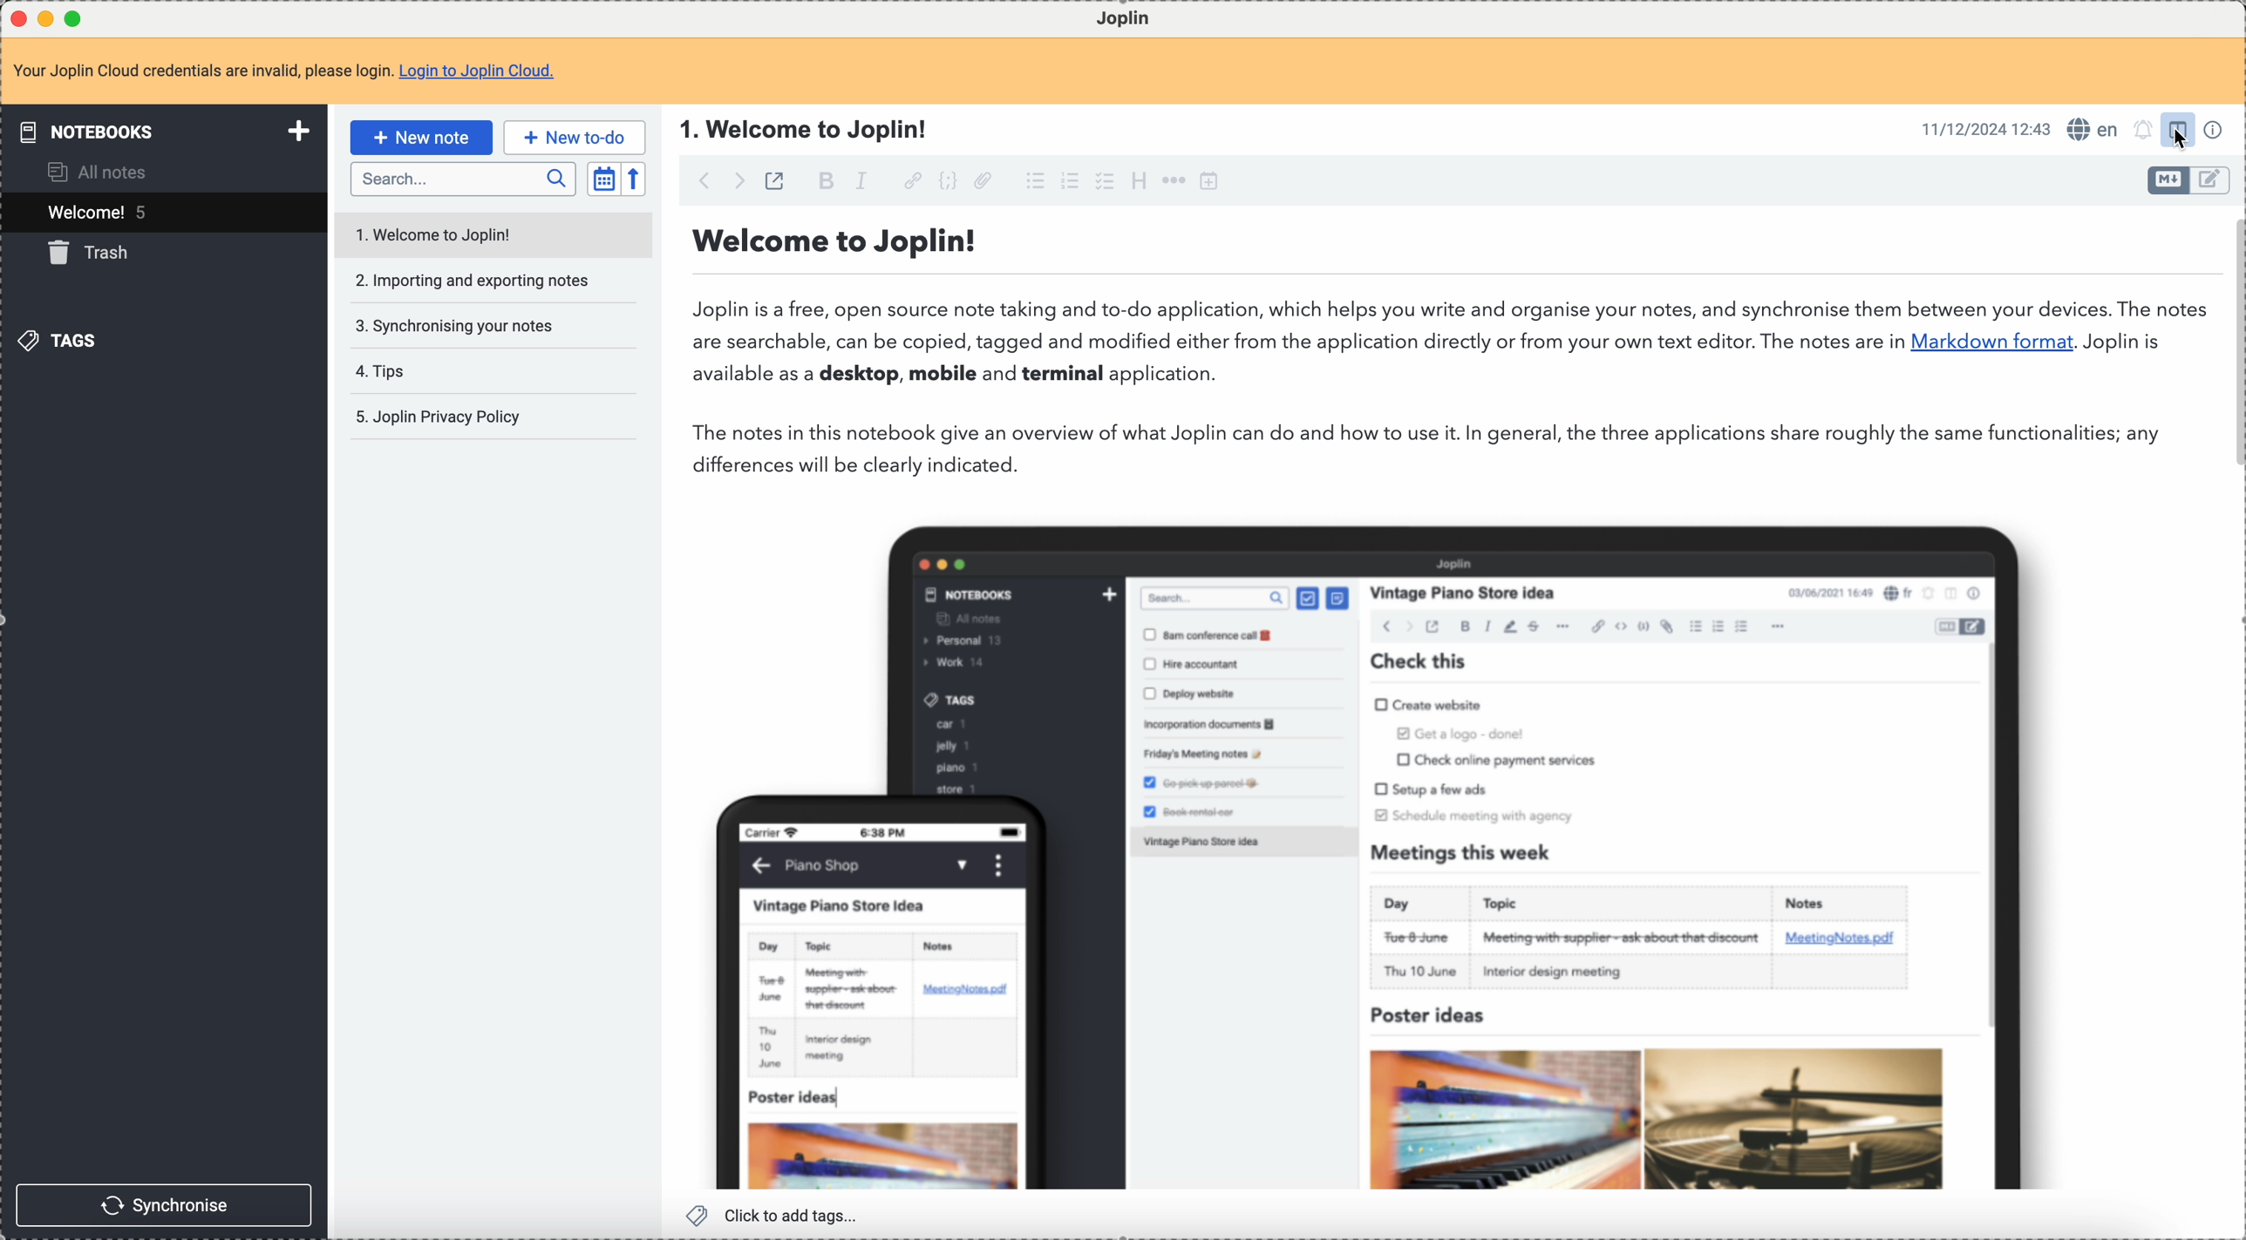 Image resolution: width=2246 pixels, height=1240 pixels. I want to click on available as a desktop, mobile and terminal application., so click(966, 376).